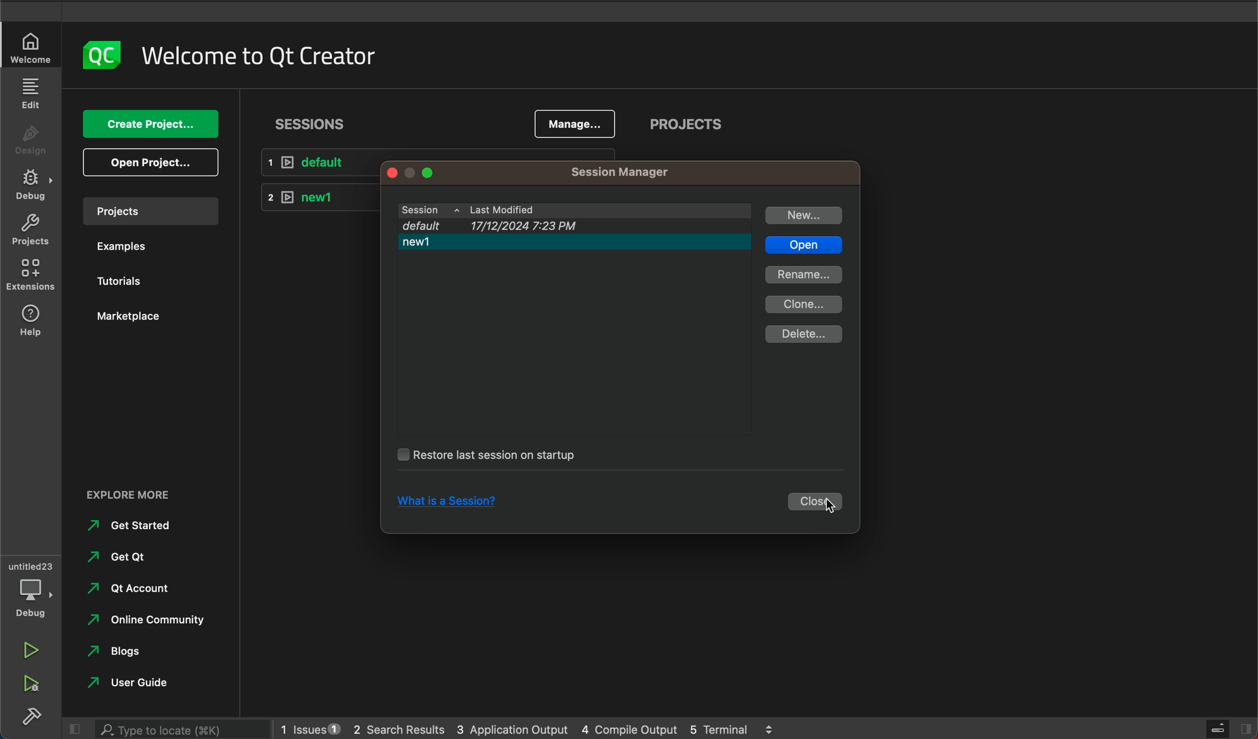 This screenshot has height=739, width=1258. What do you see at coordinates (132, 682) in the screenshot?
I see `ser guide` at bounding box center [132, 682].